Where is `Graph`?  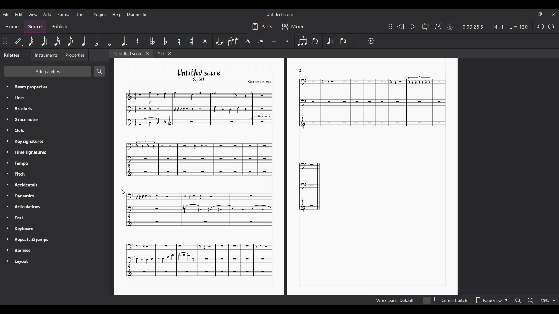
Graph is located at coordinates (198, 260).